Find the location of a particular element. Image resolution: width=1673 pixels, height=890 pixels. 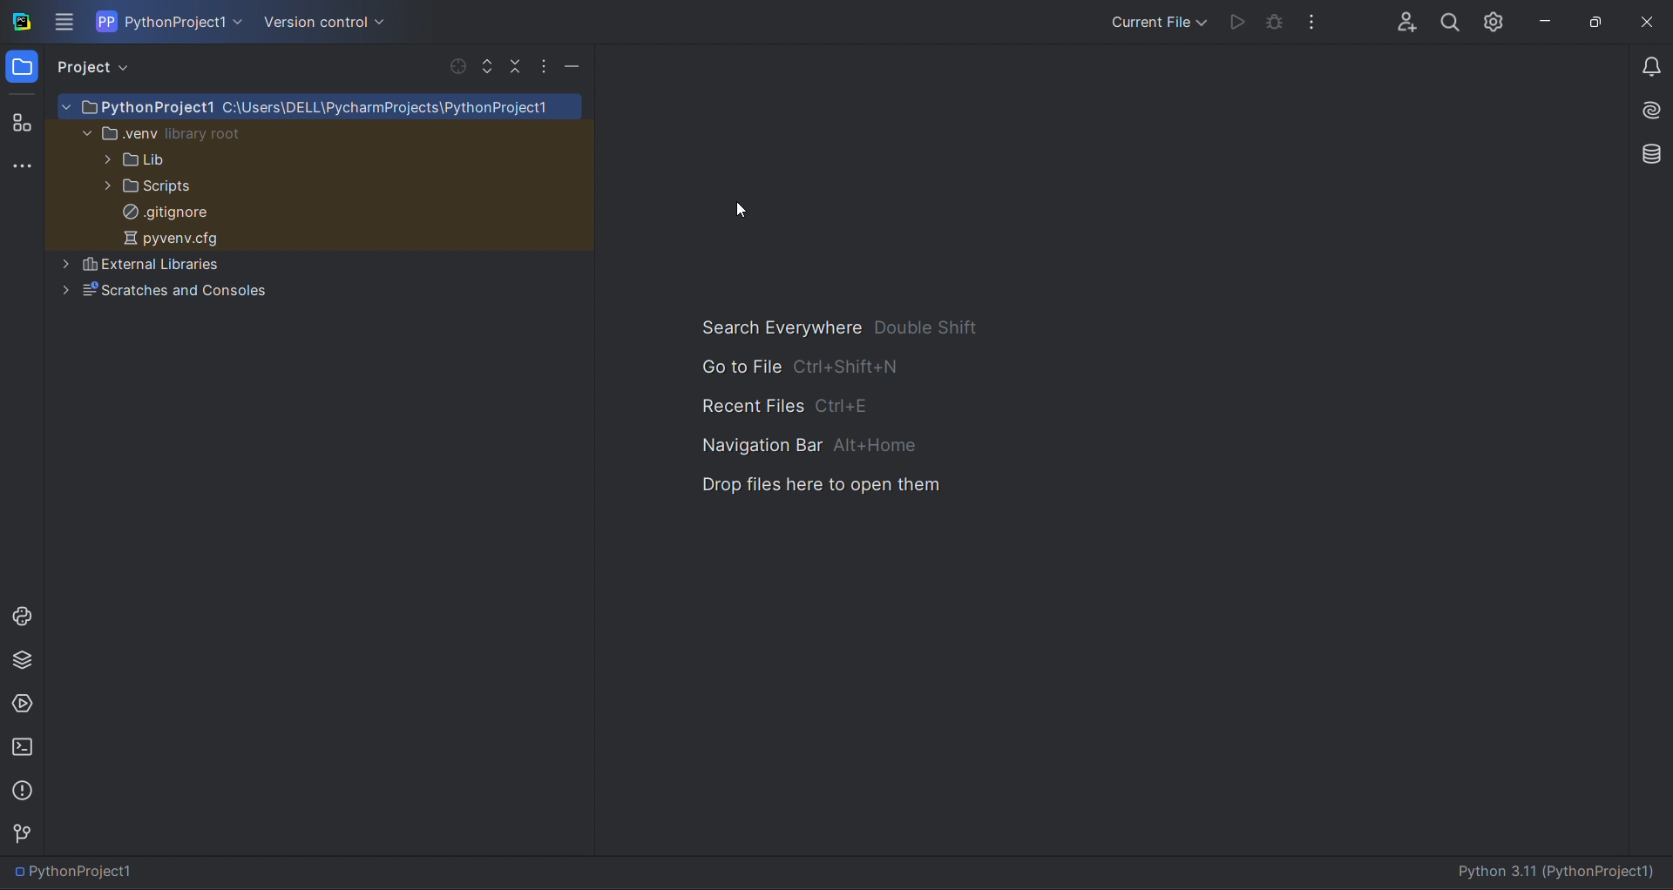

Search Everywhere is located at coordinates (838, 328).